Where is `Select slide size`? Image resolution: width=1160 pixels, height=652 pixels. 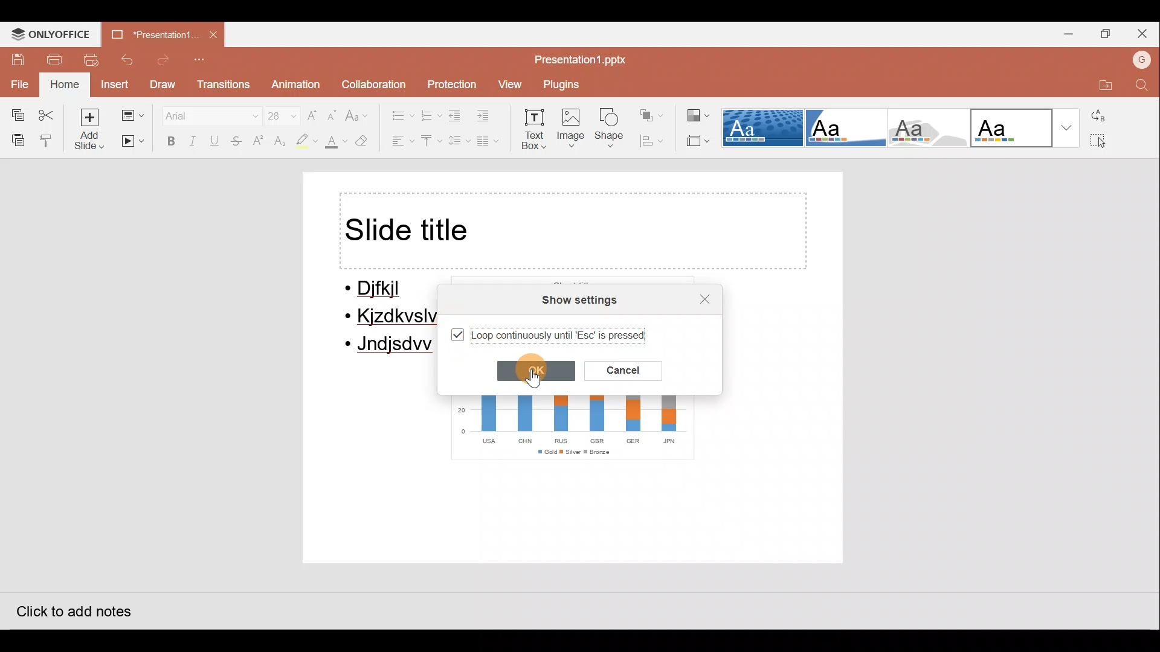 Select slide size is located at coordinates (697, 142).